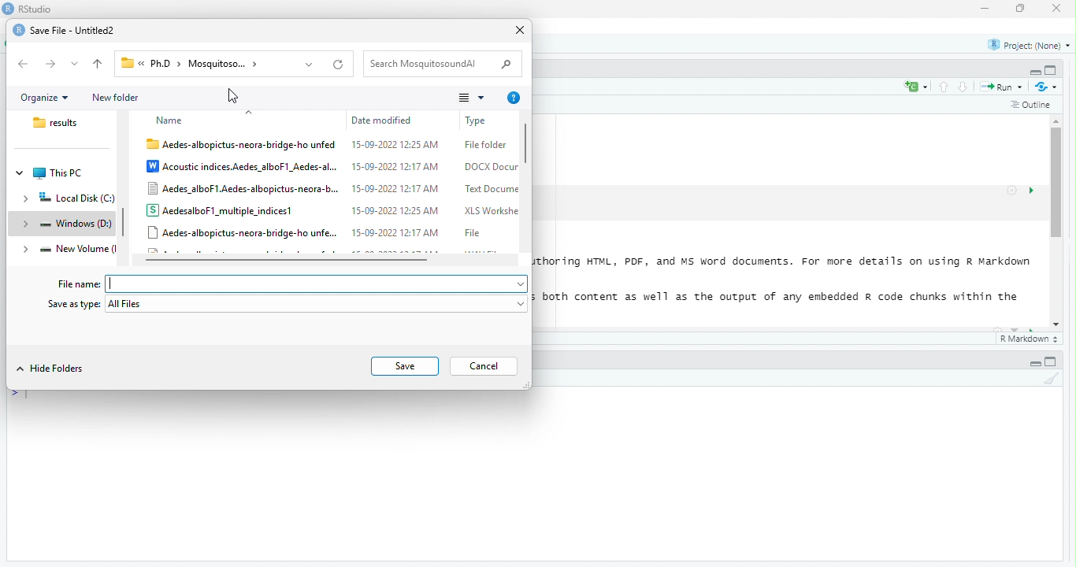 The image size is (1076, 567). Describe the element at coordinates (9, 8) in the screenshot. I see `logo` at that location.